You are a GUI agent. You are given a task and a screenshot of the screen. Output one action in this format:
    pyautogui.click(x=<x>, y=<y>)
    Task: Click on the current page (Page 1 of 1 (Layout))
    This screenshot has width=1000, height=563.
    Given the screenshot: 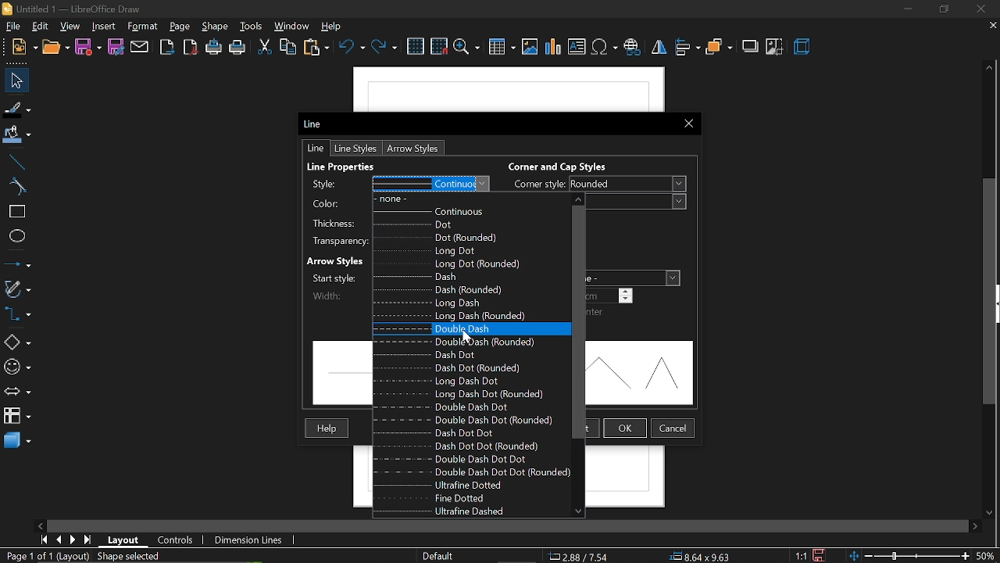 What is the action you would take?
    pyautogui.click(x=45, y=557)
    